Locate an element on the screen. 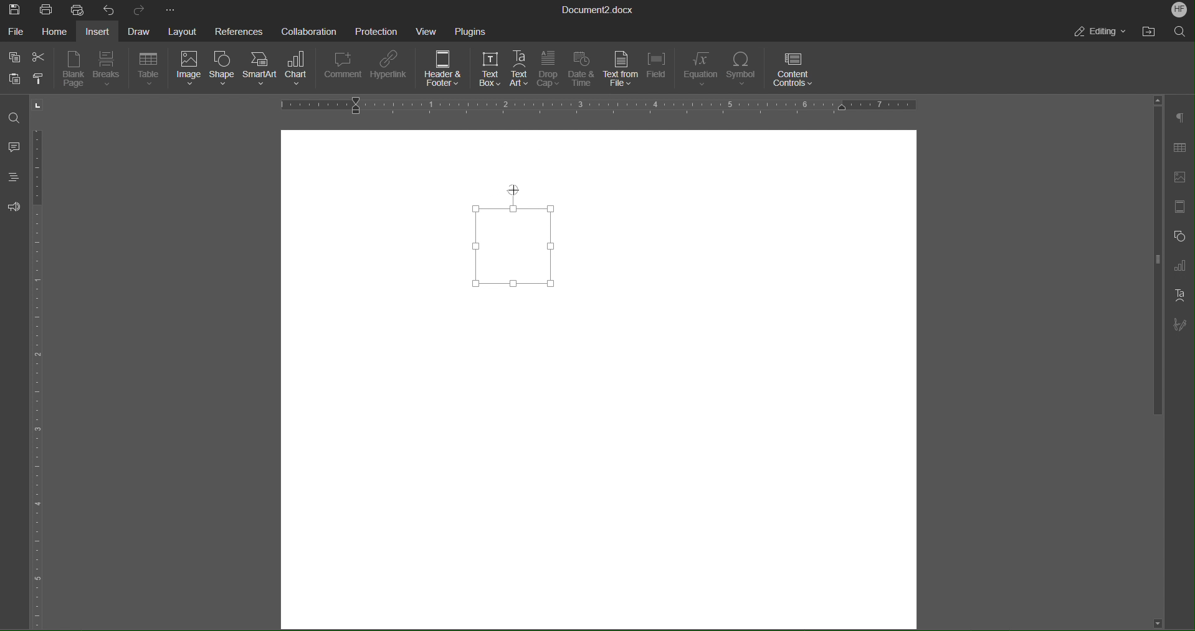  Draw is located at coordinates (138, 30).